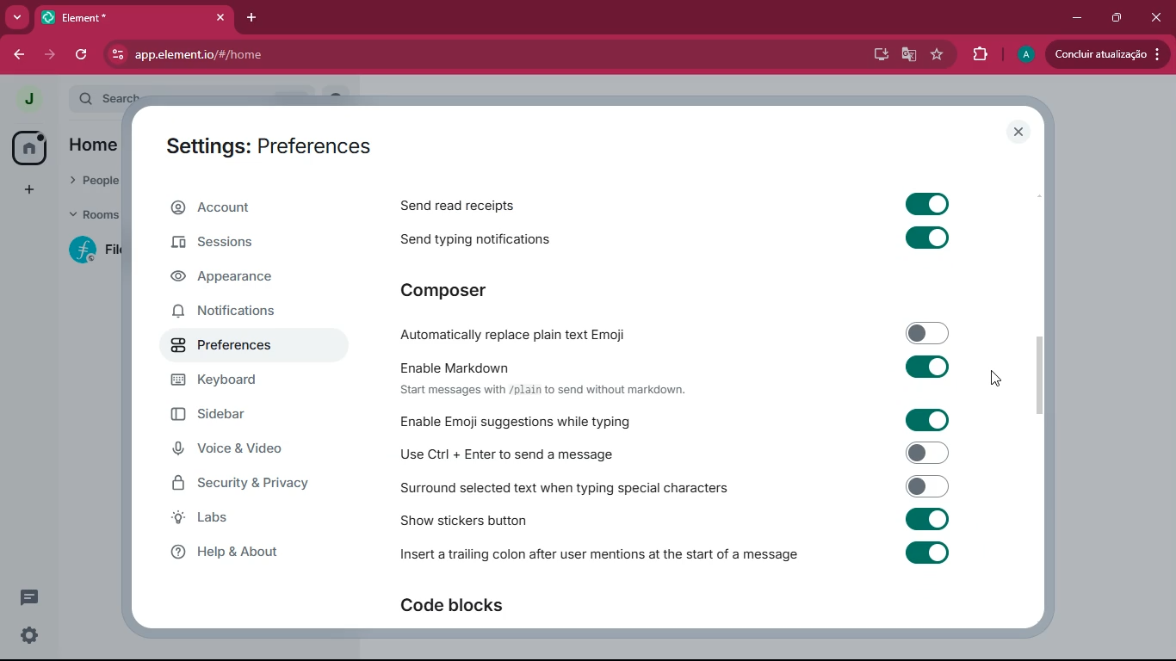 The height and width of the screenshot is (661, 1176). I want to click on surrond text, so click(565, 489).